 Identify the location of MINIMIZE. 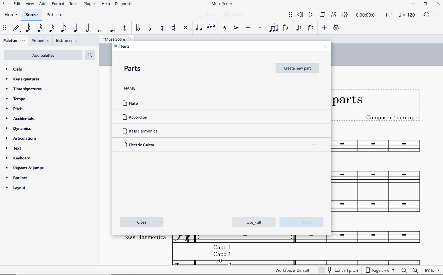
(413, 4).